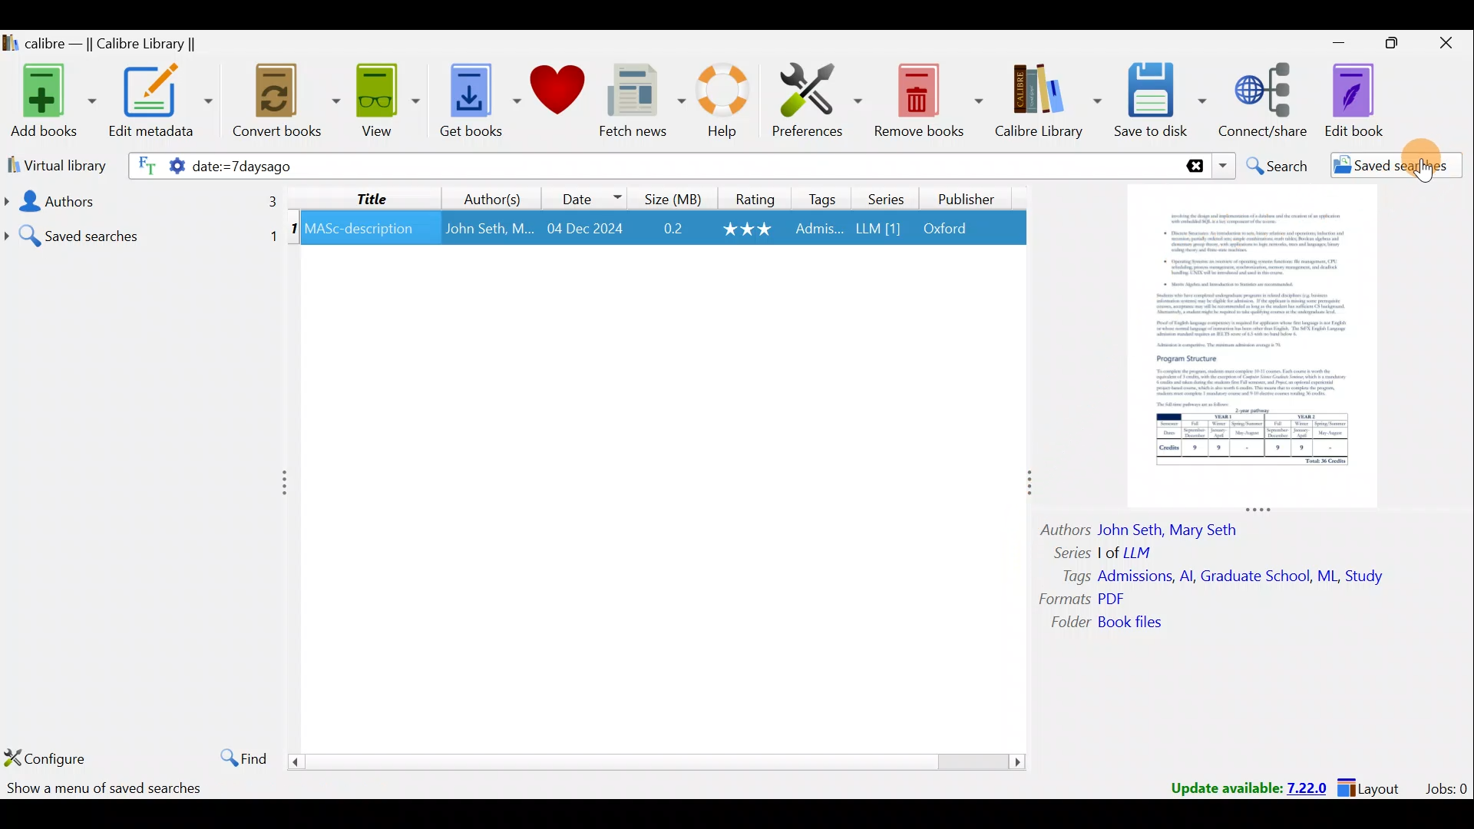  Describe the element at coordinates (287, 105) in the screenshot. I see `Convert books` at that location.